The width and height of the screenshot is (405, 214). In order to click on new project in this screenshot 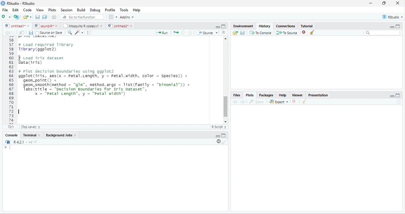, I will do `click(17, 17)`.